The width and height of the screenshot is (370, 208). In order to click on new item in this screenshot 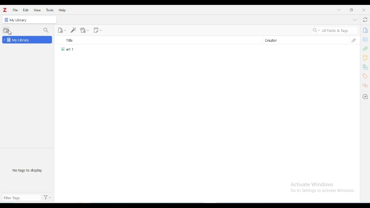, I will do `click(62, 30)`.